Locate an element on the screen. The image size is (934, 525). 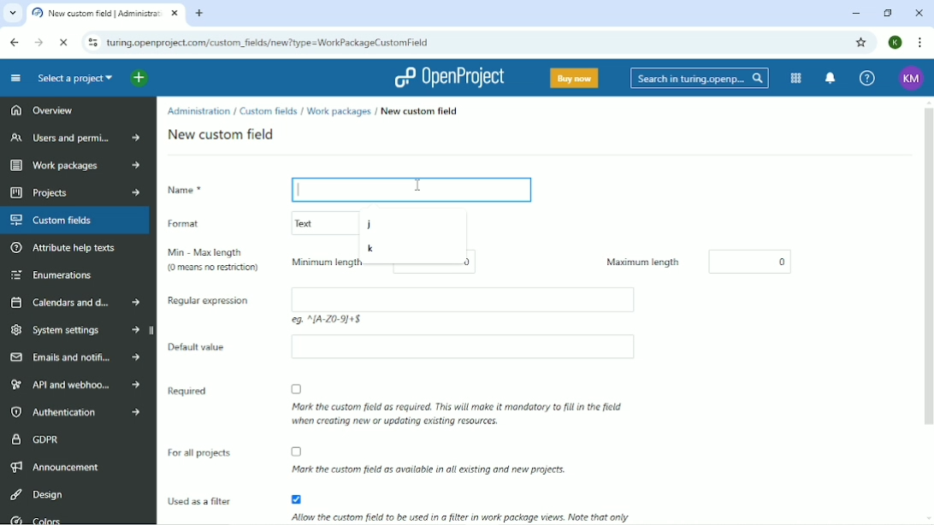
Format is located at coordinates (215, 224).